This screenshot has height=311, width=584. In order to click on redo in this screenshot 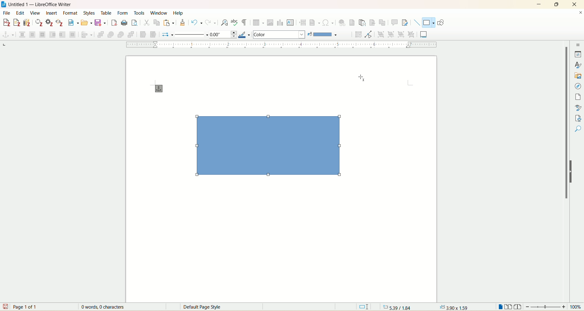, I will do `click(210, 23)`.